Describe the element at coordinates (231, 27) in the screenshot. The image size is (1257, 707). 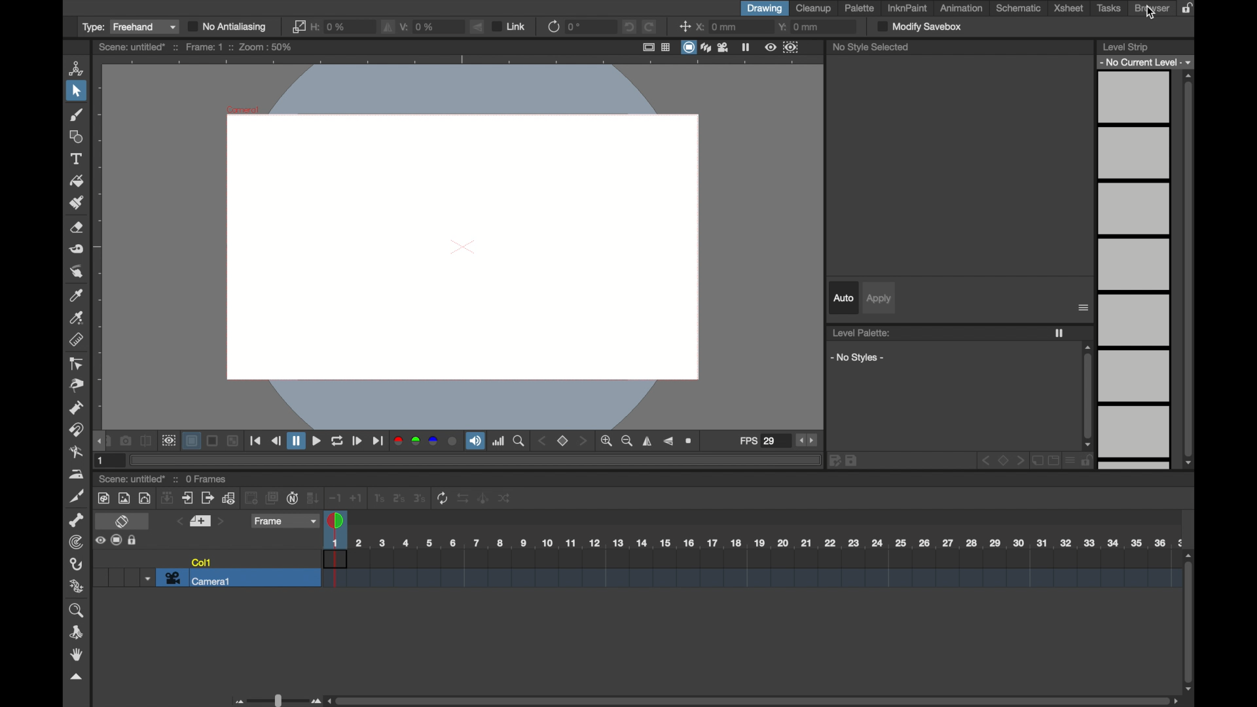
I see `no anitaliasing` at that location.